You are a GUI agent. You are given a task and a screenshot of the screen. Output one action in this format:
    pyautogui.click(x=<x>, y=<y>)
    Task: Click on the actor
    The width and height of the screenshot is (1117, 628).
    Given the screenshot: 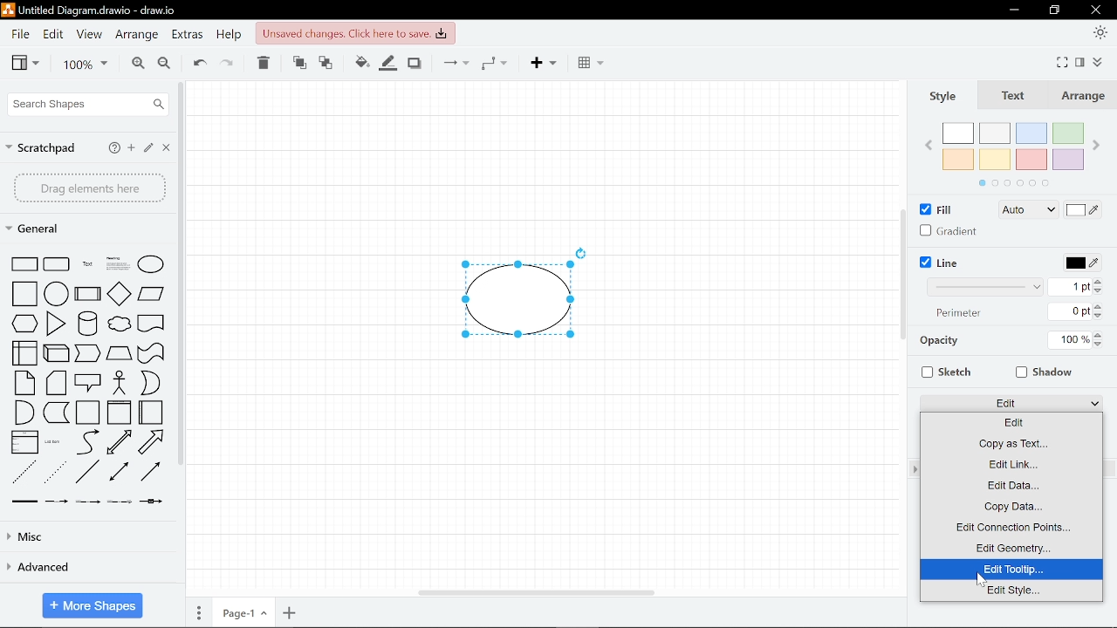 What is the action you would take?
    pyautogui.click(x=120, y=383)
    